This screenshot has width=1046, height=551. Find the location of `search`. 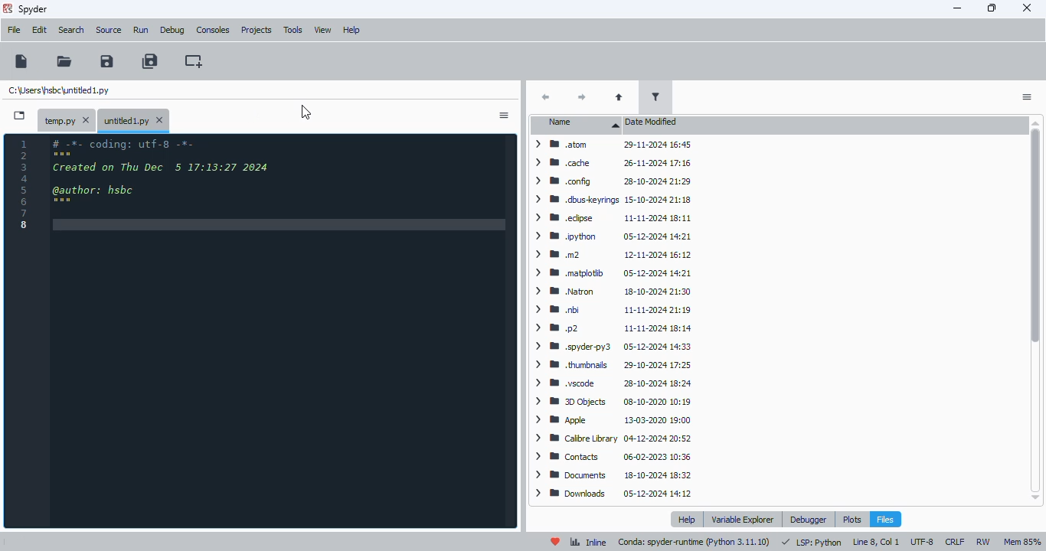

search is located at coordinates (72, 30).